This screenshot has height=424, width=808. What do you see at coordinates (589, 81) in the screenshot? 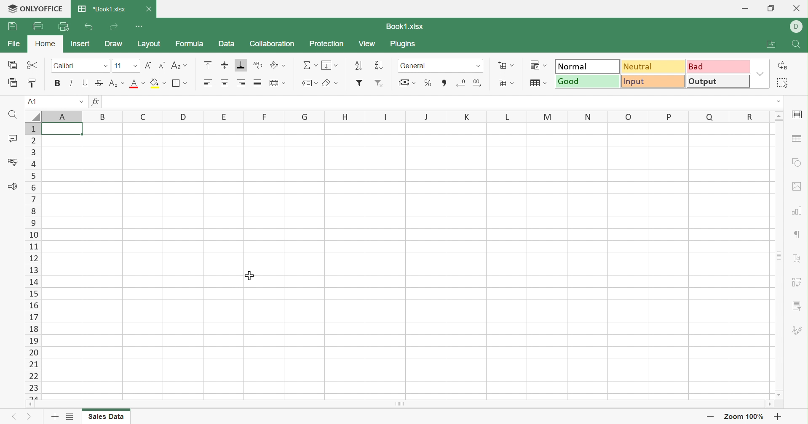
I see `Good` at bounding box center [589, 81].